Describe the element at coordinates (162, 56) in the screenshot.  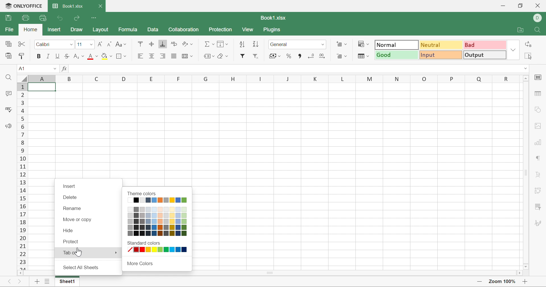
I see `Align Right` at that location.